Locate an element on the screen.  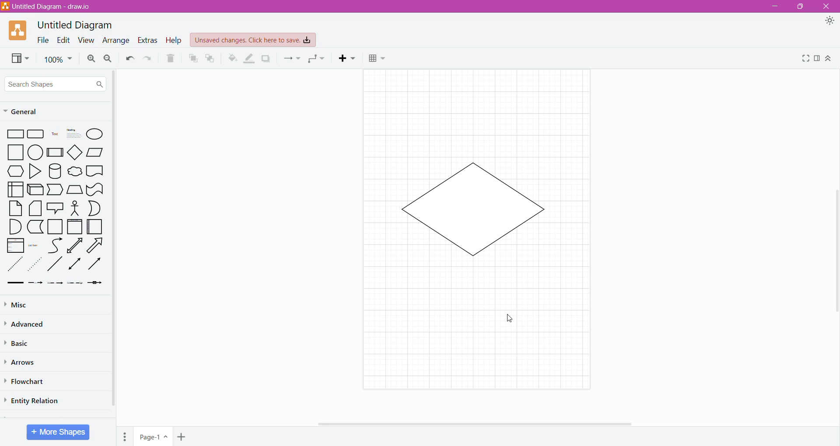
Shapes is located at coordinates (56, 207).